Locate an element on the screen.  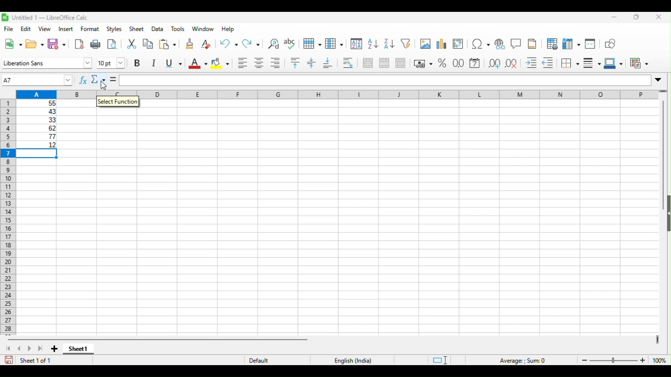
tools is located at coordinates (178, 29).